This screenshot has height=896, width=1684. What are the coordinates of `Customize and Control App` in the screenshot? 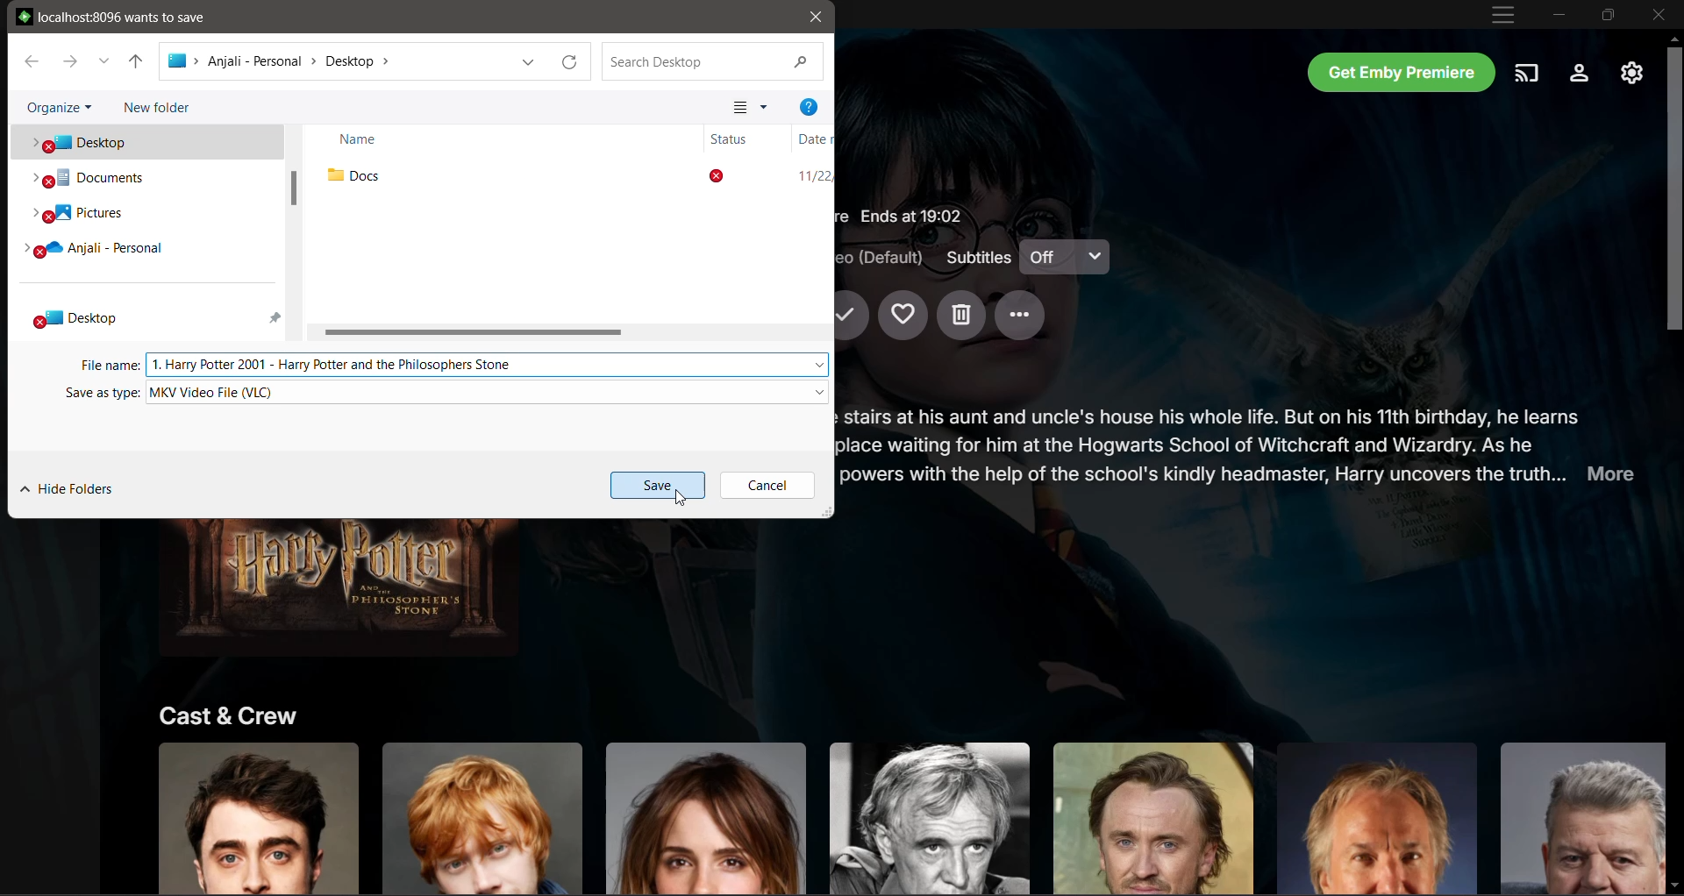 It's located at (1503, 15).